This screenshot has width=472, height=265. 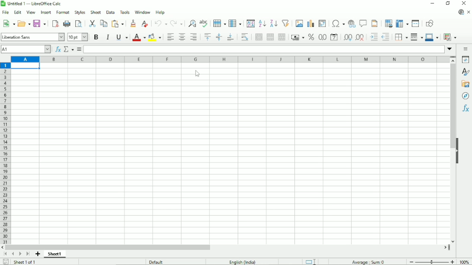 What do you see at coordinates (121, 37) in the screenshot?
I see `Underline` at bounding box center [121, 37].